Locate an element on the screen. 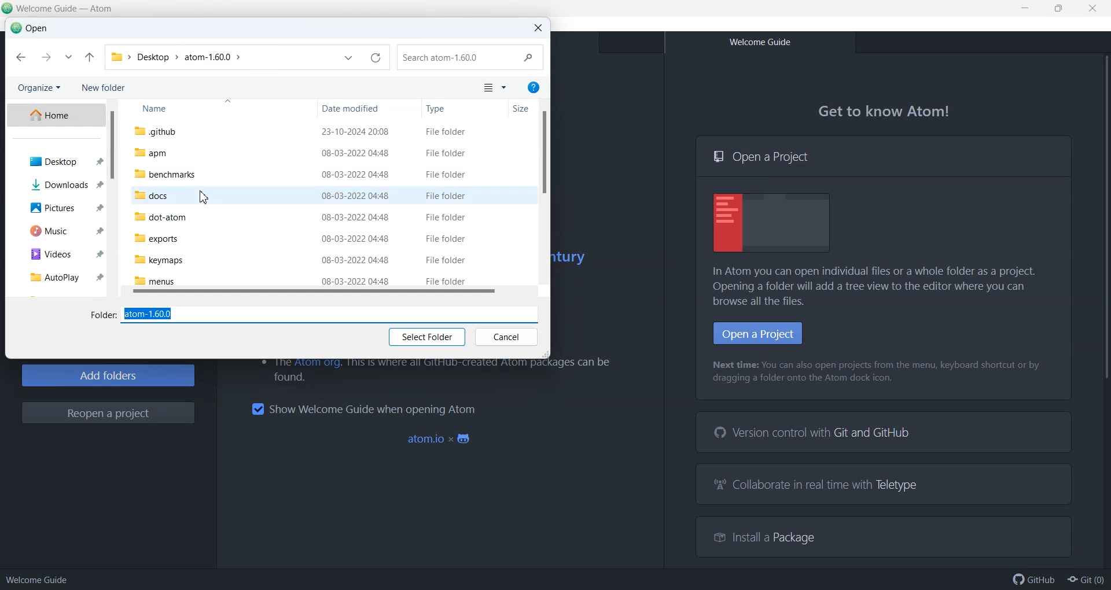 This screenshot has height=590, width=1111. atom.io is located at coordinates (441, 440).